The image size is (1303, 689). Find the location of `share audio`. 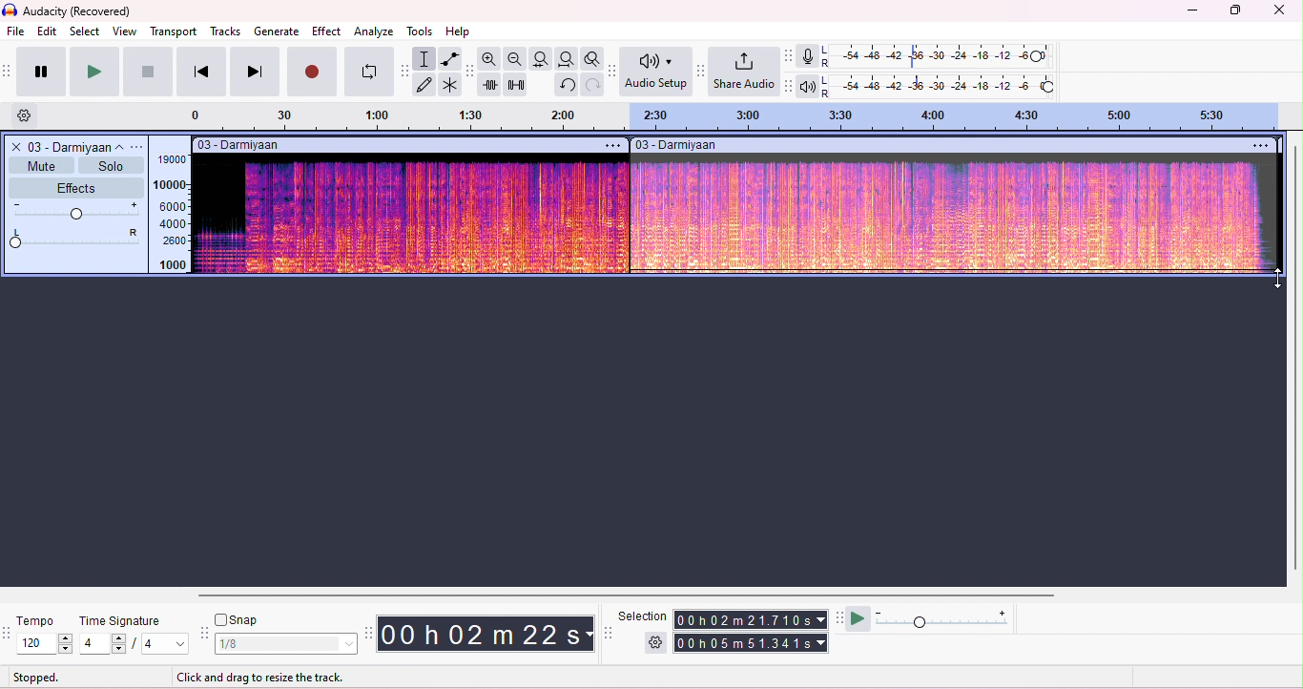

share audio is located at coordinates (746, 73).